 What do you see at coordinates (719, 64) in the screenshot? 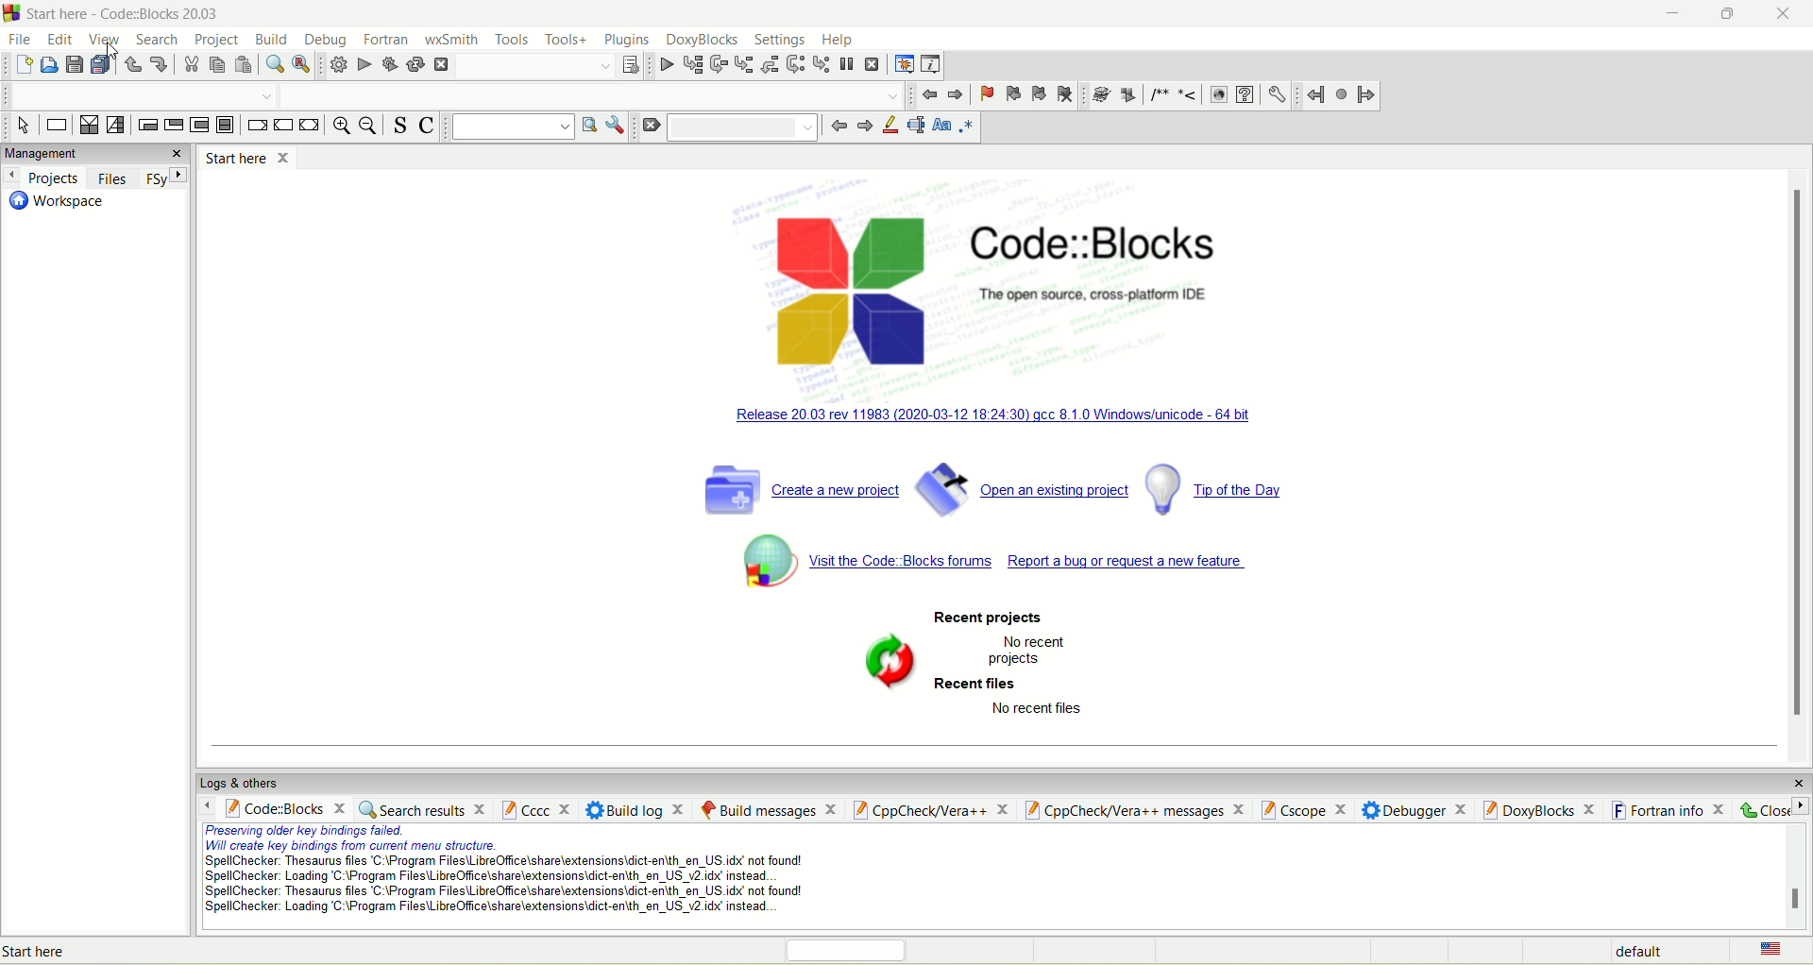
I see `next line` at bounding box center [719, 64].